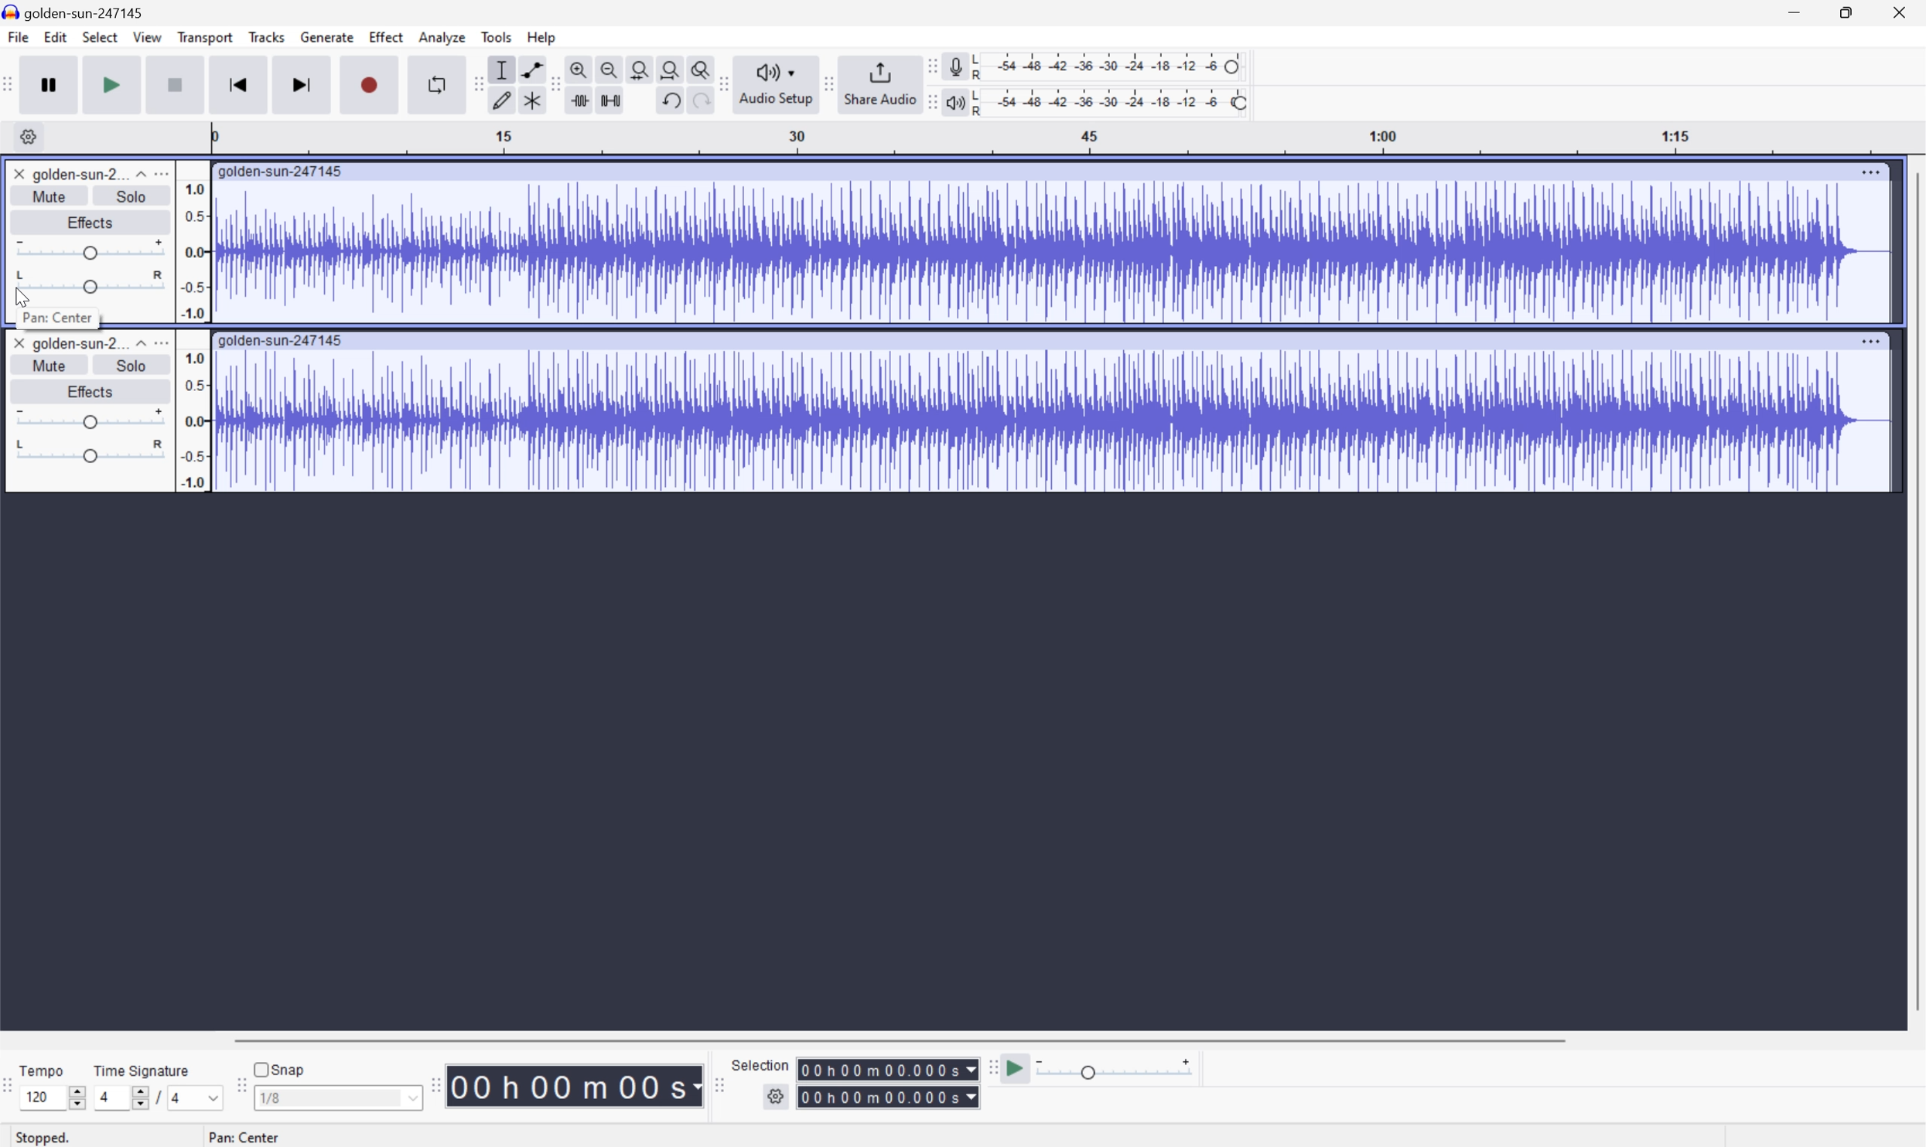 This screenshot has width=1926, height=1147. I want to click on Zoom out, so click(610, 68).